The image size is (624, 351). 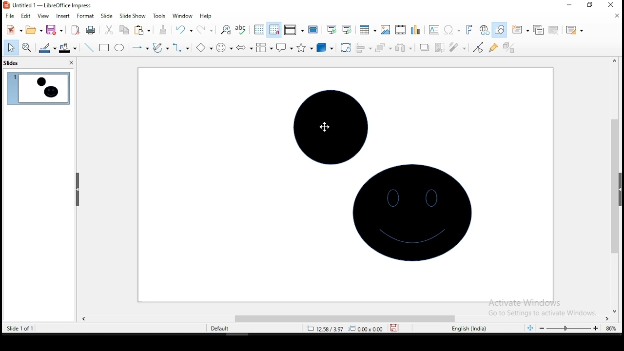 I want to click on show draw functions, so click(x=501, y=30).